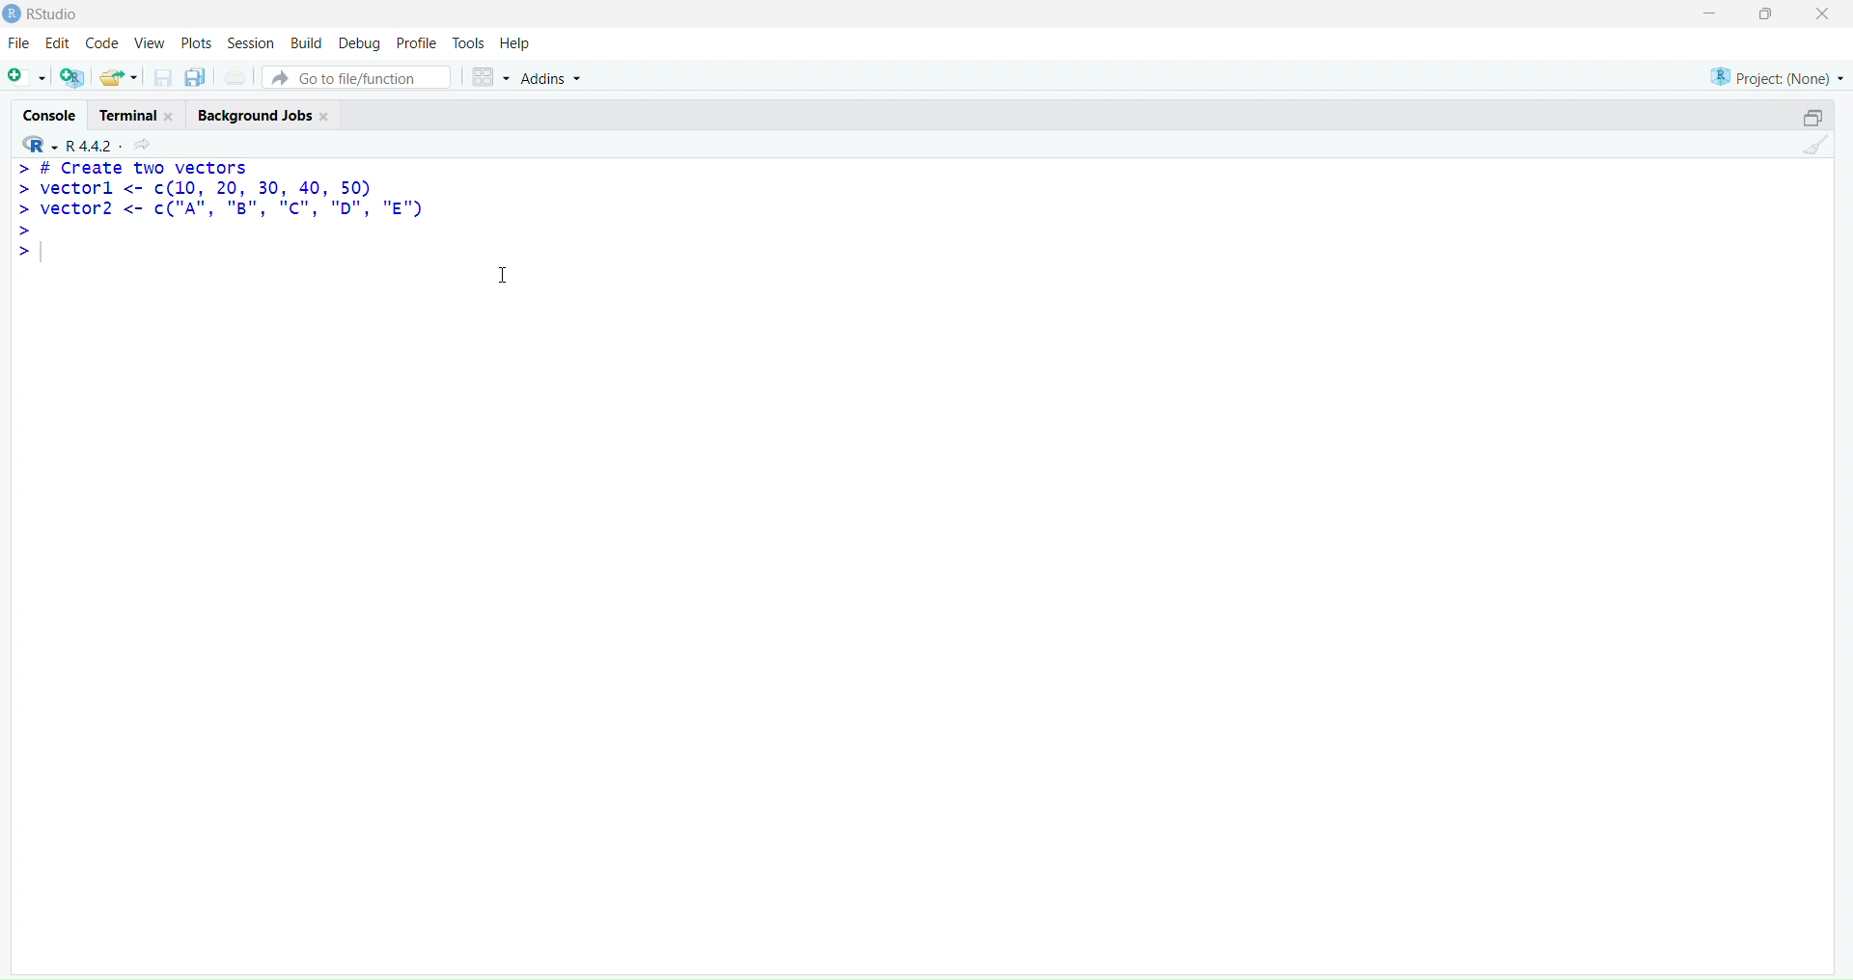  What do you see at coordinates (220, 213) in the screenshot?
I see `# Create two vectorsvectorl <- c(10, 20, 30, 40, 50)vector2 <- c("A", "B", “C", "D", "E")` at bounding box center [220, 213].